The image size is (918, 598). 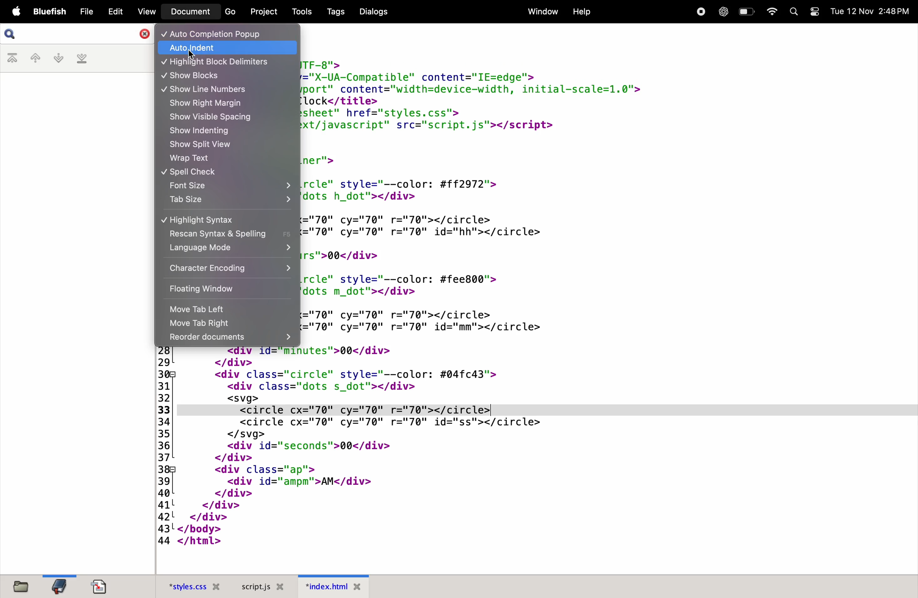 What do you see at coordinates (194, 583) in the screenshot?
I see `style.css` at bounding box center [194, 583].